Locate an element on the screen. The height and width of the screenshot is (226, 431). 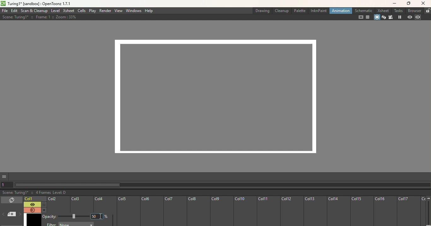
Col13 is located at coordinates (315, 211).